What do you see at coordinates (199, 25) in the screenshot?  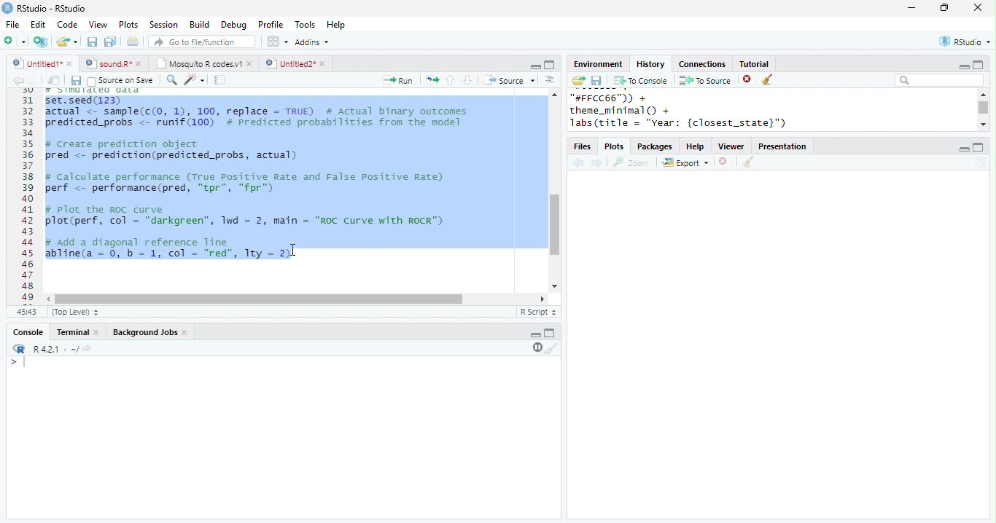 I see `Build` at bounding box center [199, 25].